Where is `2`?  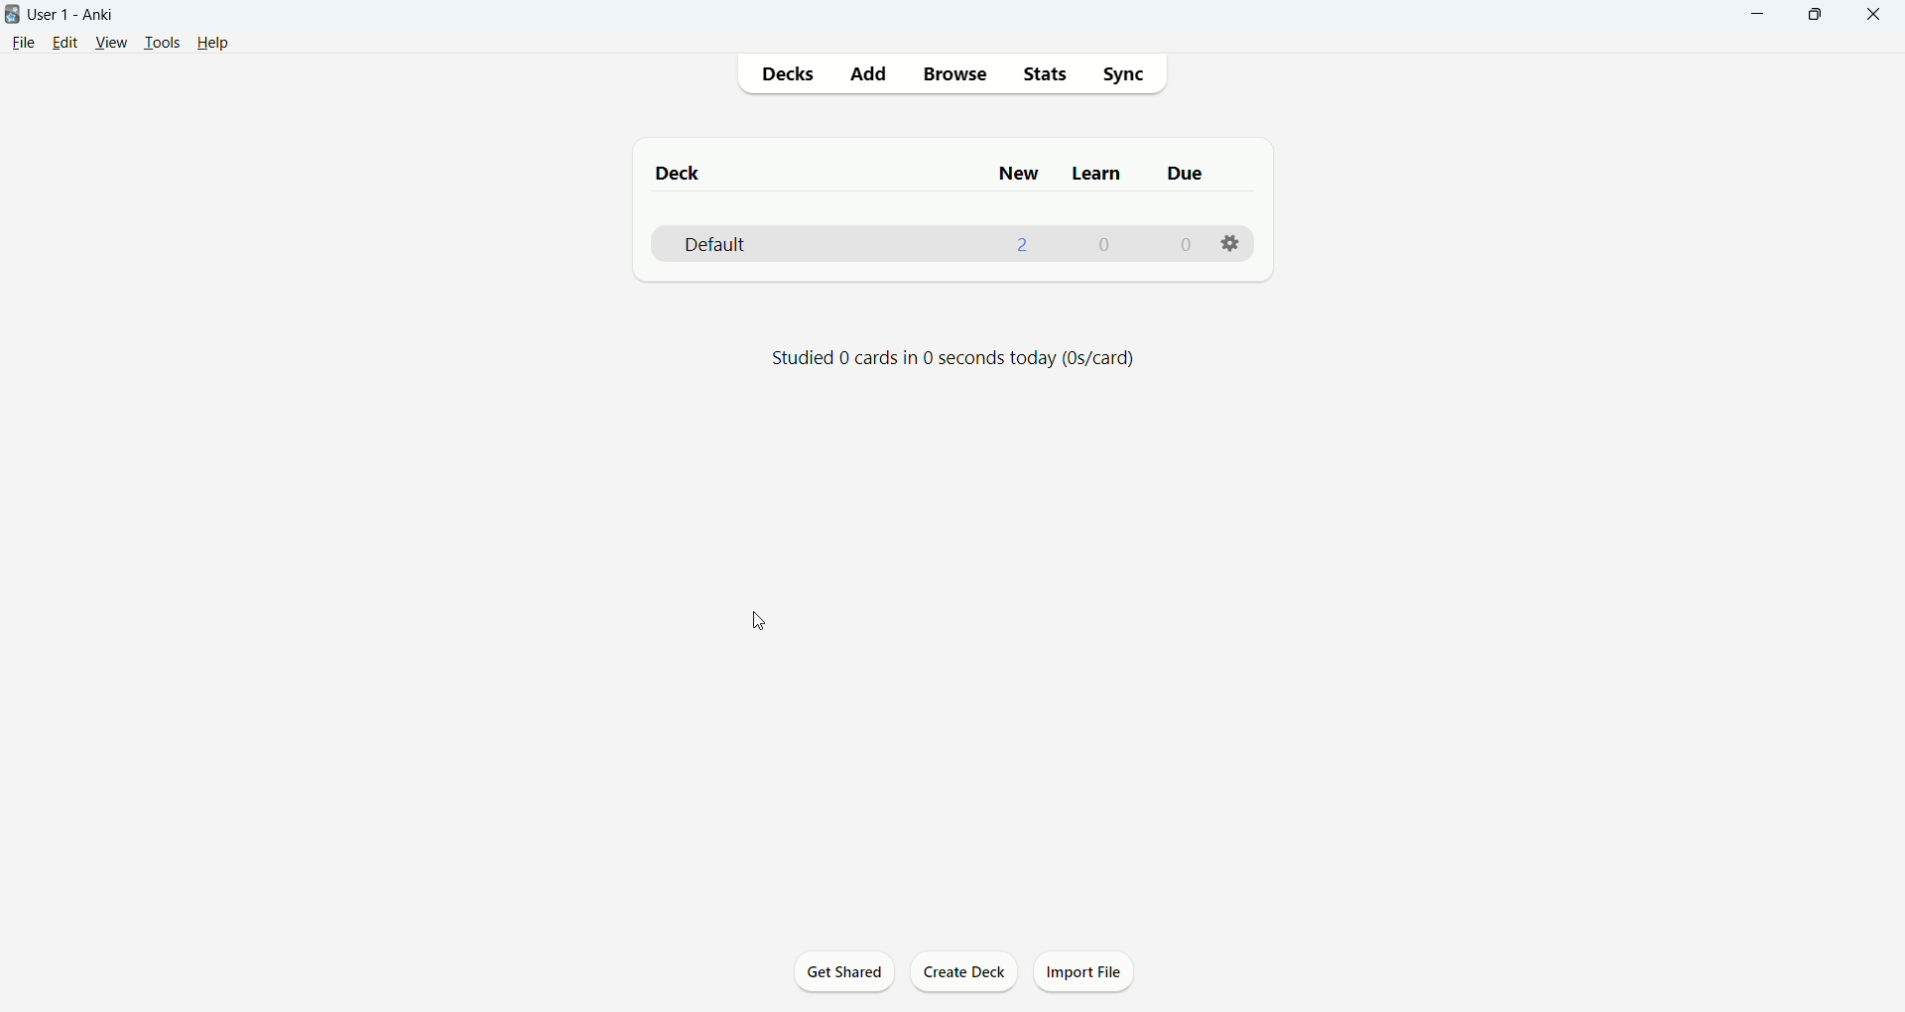 2 is located at coordinates (1023, 244).